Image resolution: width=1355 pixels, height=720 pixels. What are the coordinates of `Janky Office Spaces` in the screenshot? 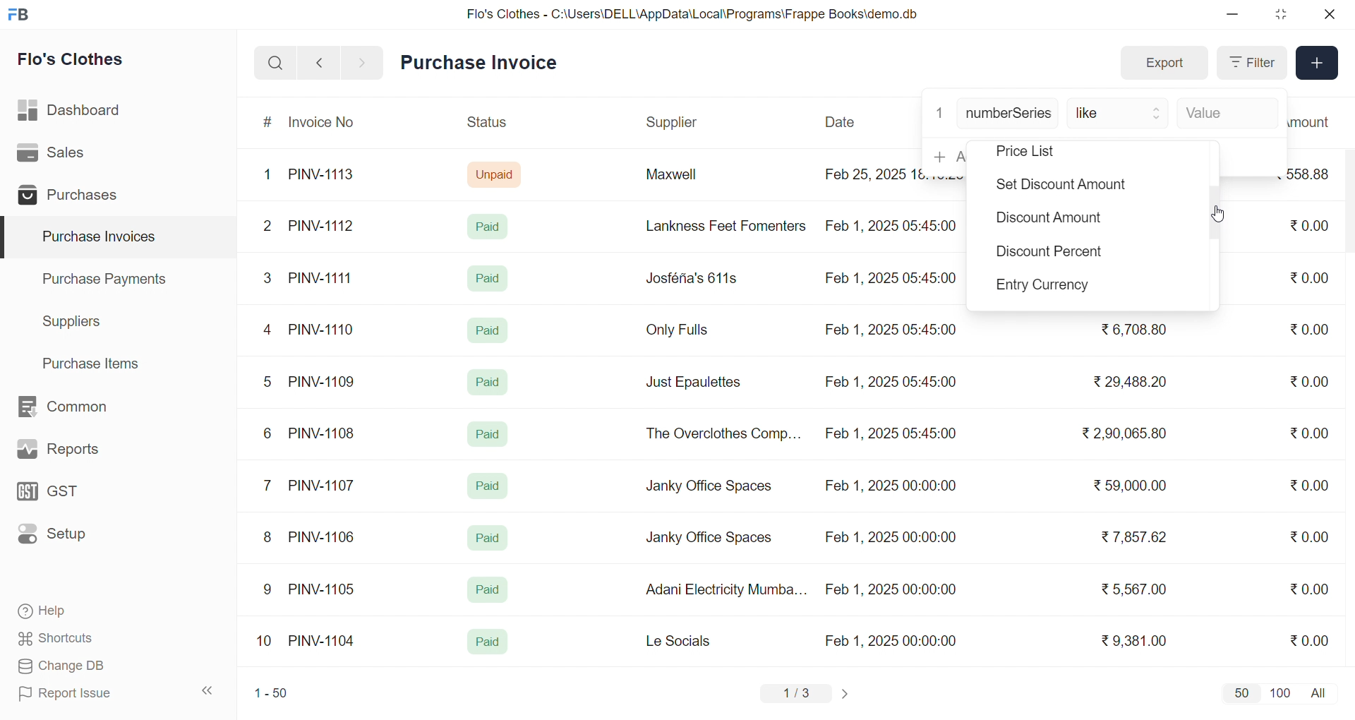 It's located at (710, 487).